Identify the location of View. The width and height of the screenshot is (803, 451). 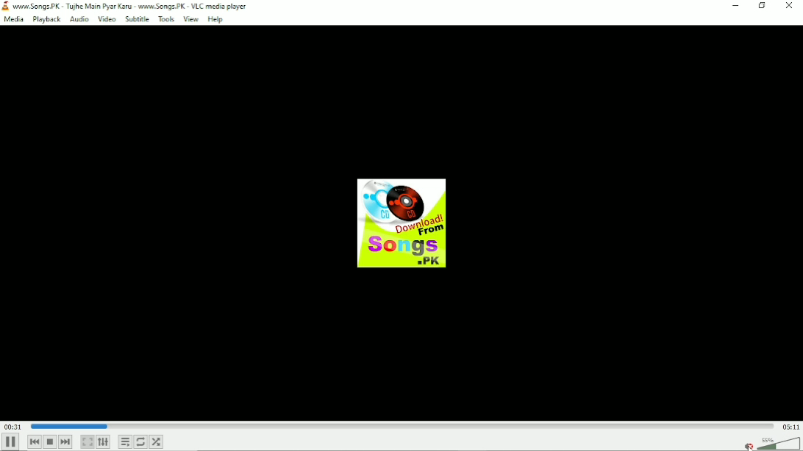
(190, 19).